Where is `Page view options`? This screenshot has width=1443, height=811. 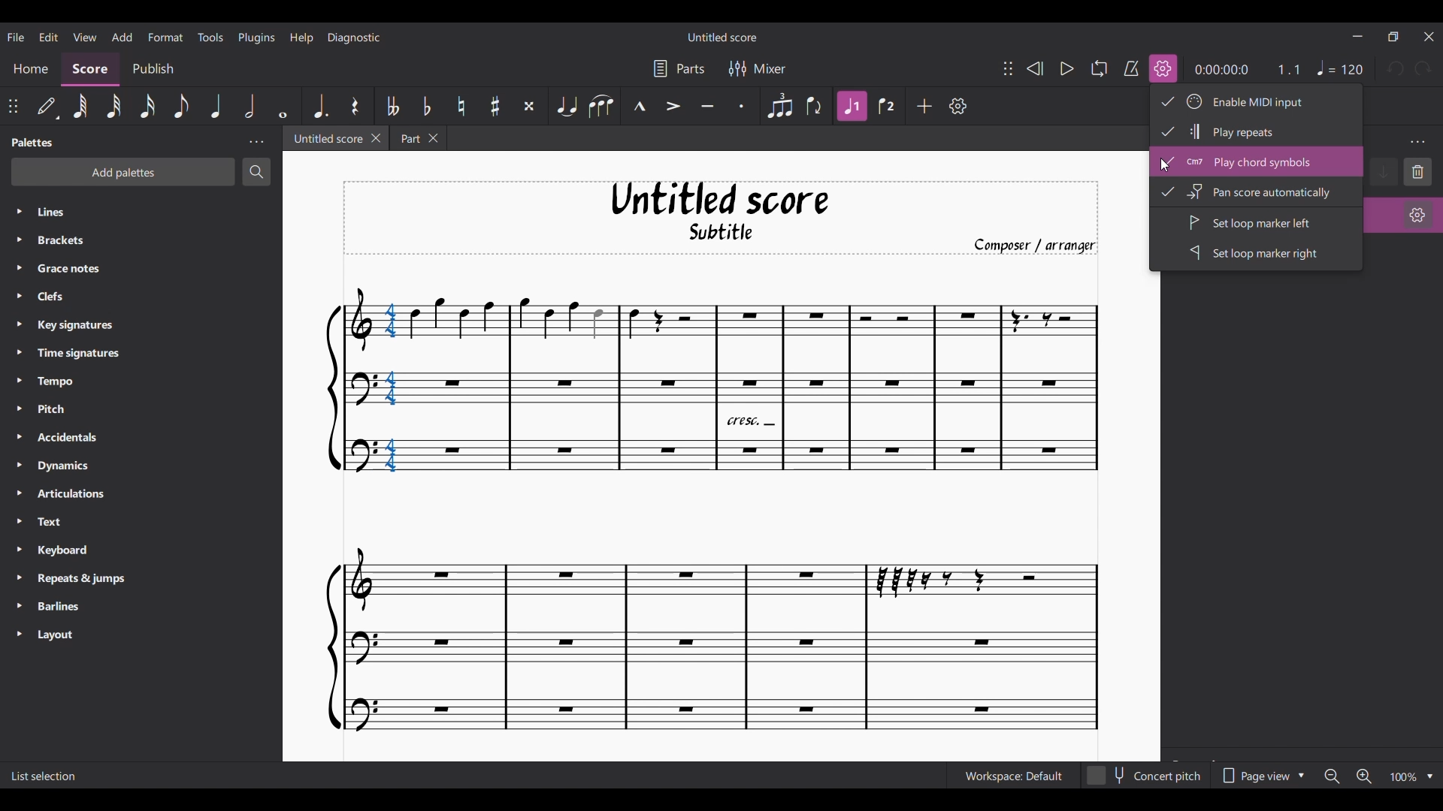 Page view options is located at coordinates (1260, 776).